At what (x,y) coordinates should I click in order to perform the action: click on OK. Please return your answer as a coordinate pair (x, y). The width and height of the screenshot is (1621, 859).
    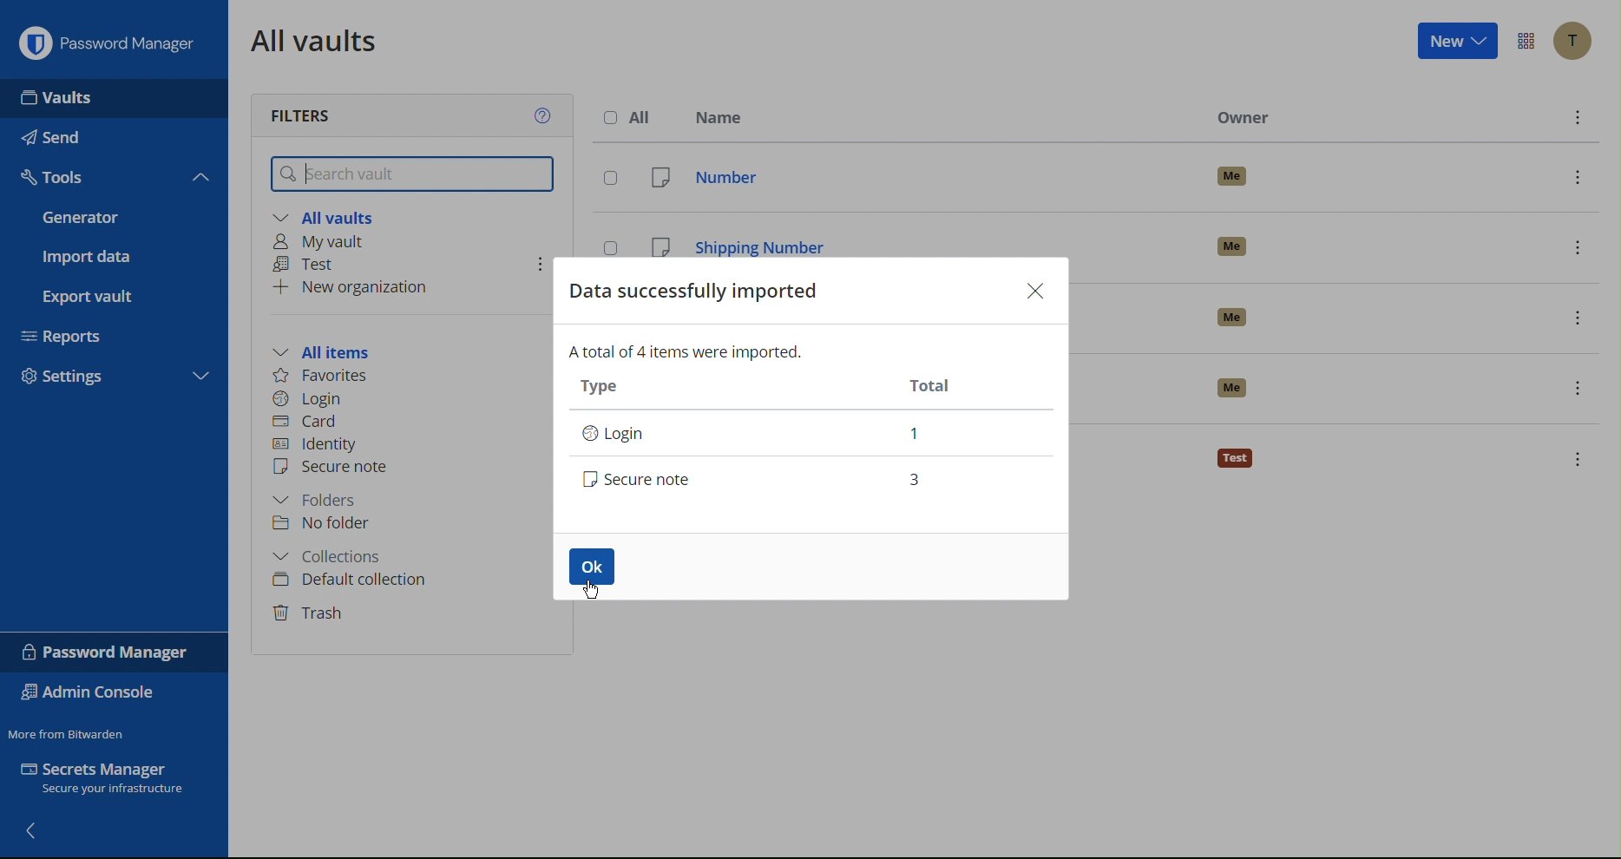
    Looking at the image, I should click on (591, 566).